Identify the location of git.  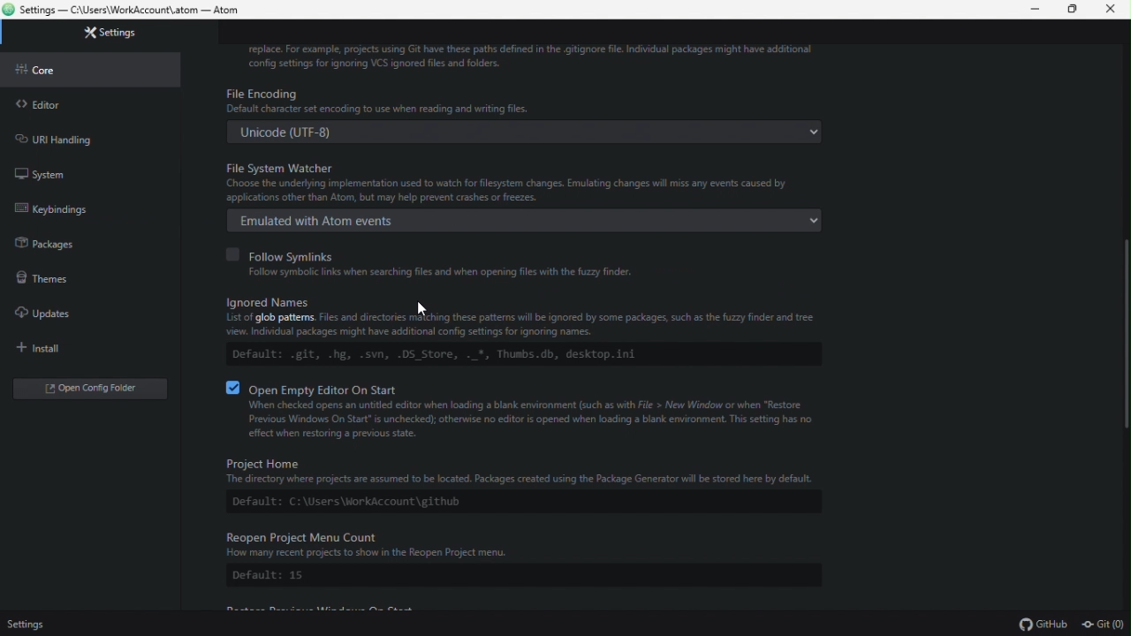
(1104, 625).